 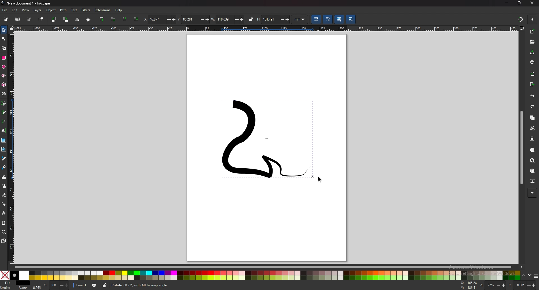 I want to click on lower selection one step, so click(x=124, y=19).